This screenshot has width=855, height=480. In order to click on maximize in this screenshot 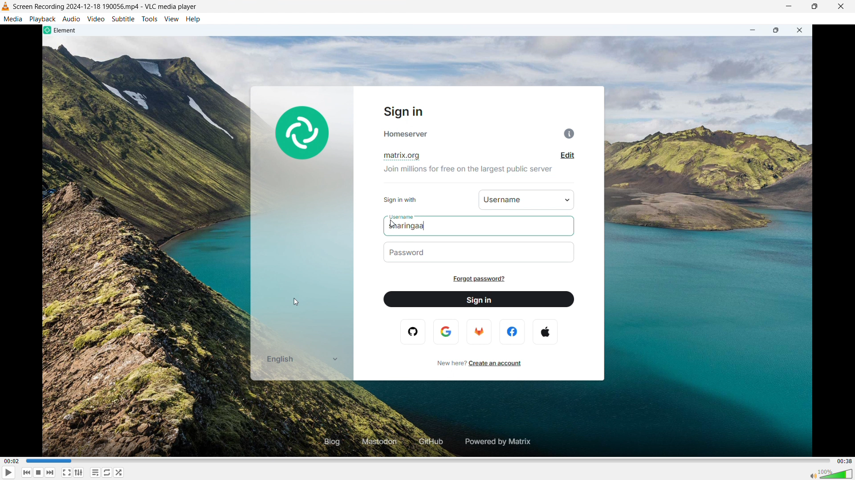, I will do `click(777, 32)`.